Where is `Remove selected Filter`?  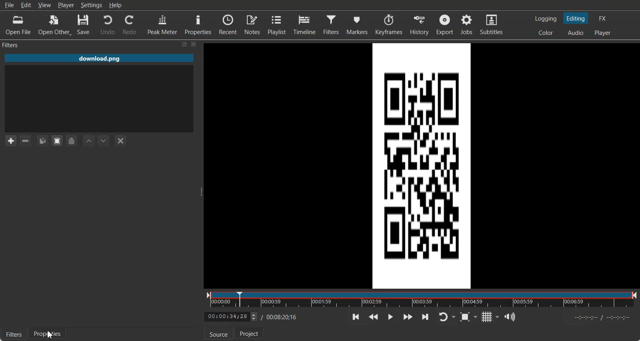
Remove selected Filter is located at coordinates (25, 141).